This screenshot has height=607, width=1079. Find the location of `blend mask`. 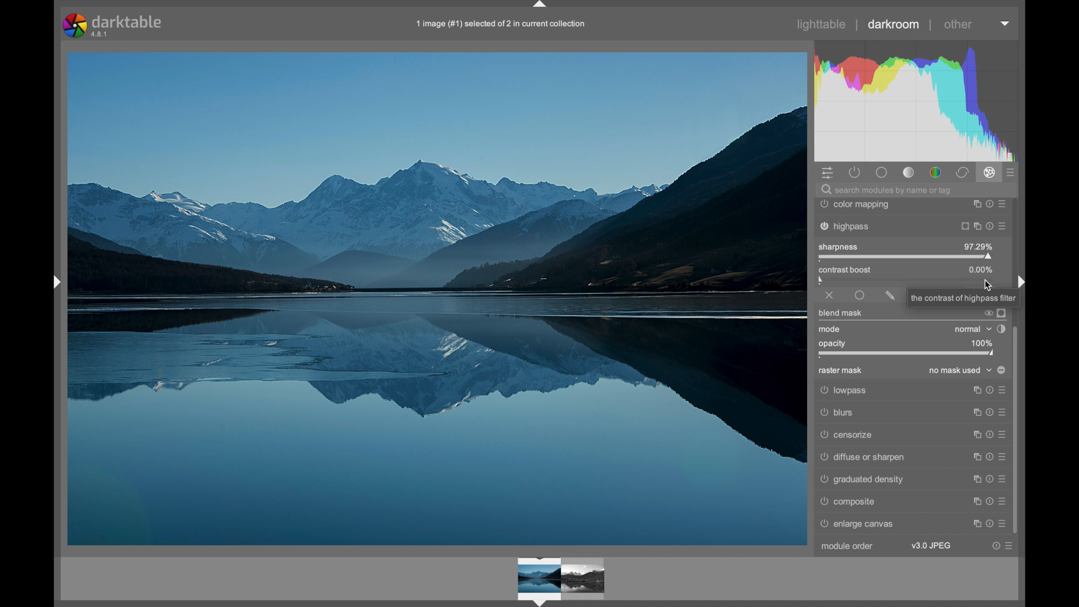

blend mask is located at coordinates (840, 313).